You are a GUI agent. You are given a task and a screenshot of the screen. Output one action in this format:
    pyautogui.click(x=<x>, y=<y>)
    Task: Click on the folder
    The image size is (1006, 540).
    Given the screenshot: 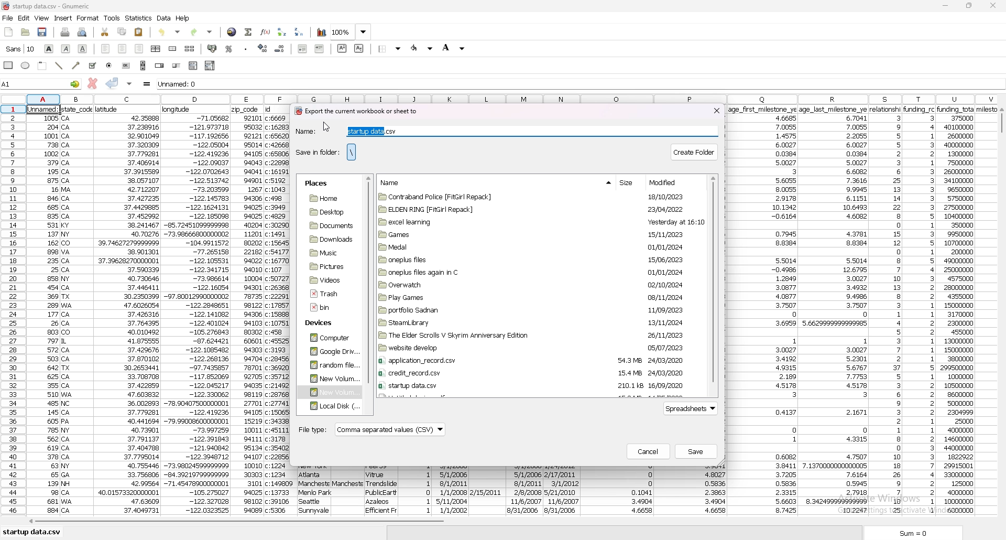 What is the action you would take?
    pyautogui.click(x=537, y=273)
    